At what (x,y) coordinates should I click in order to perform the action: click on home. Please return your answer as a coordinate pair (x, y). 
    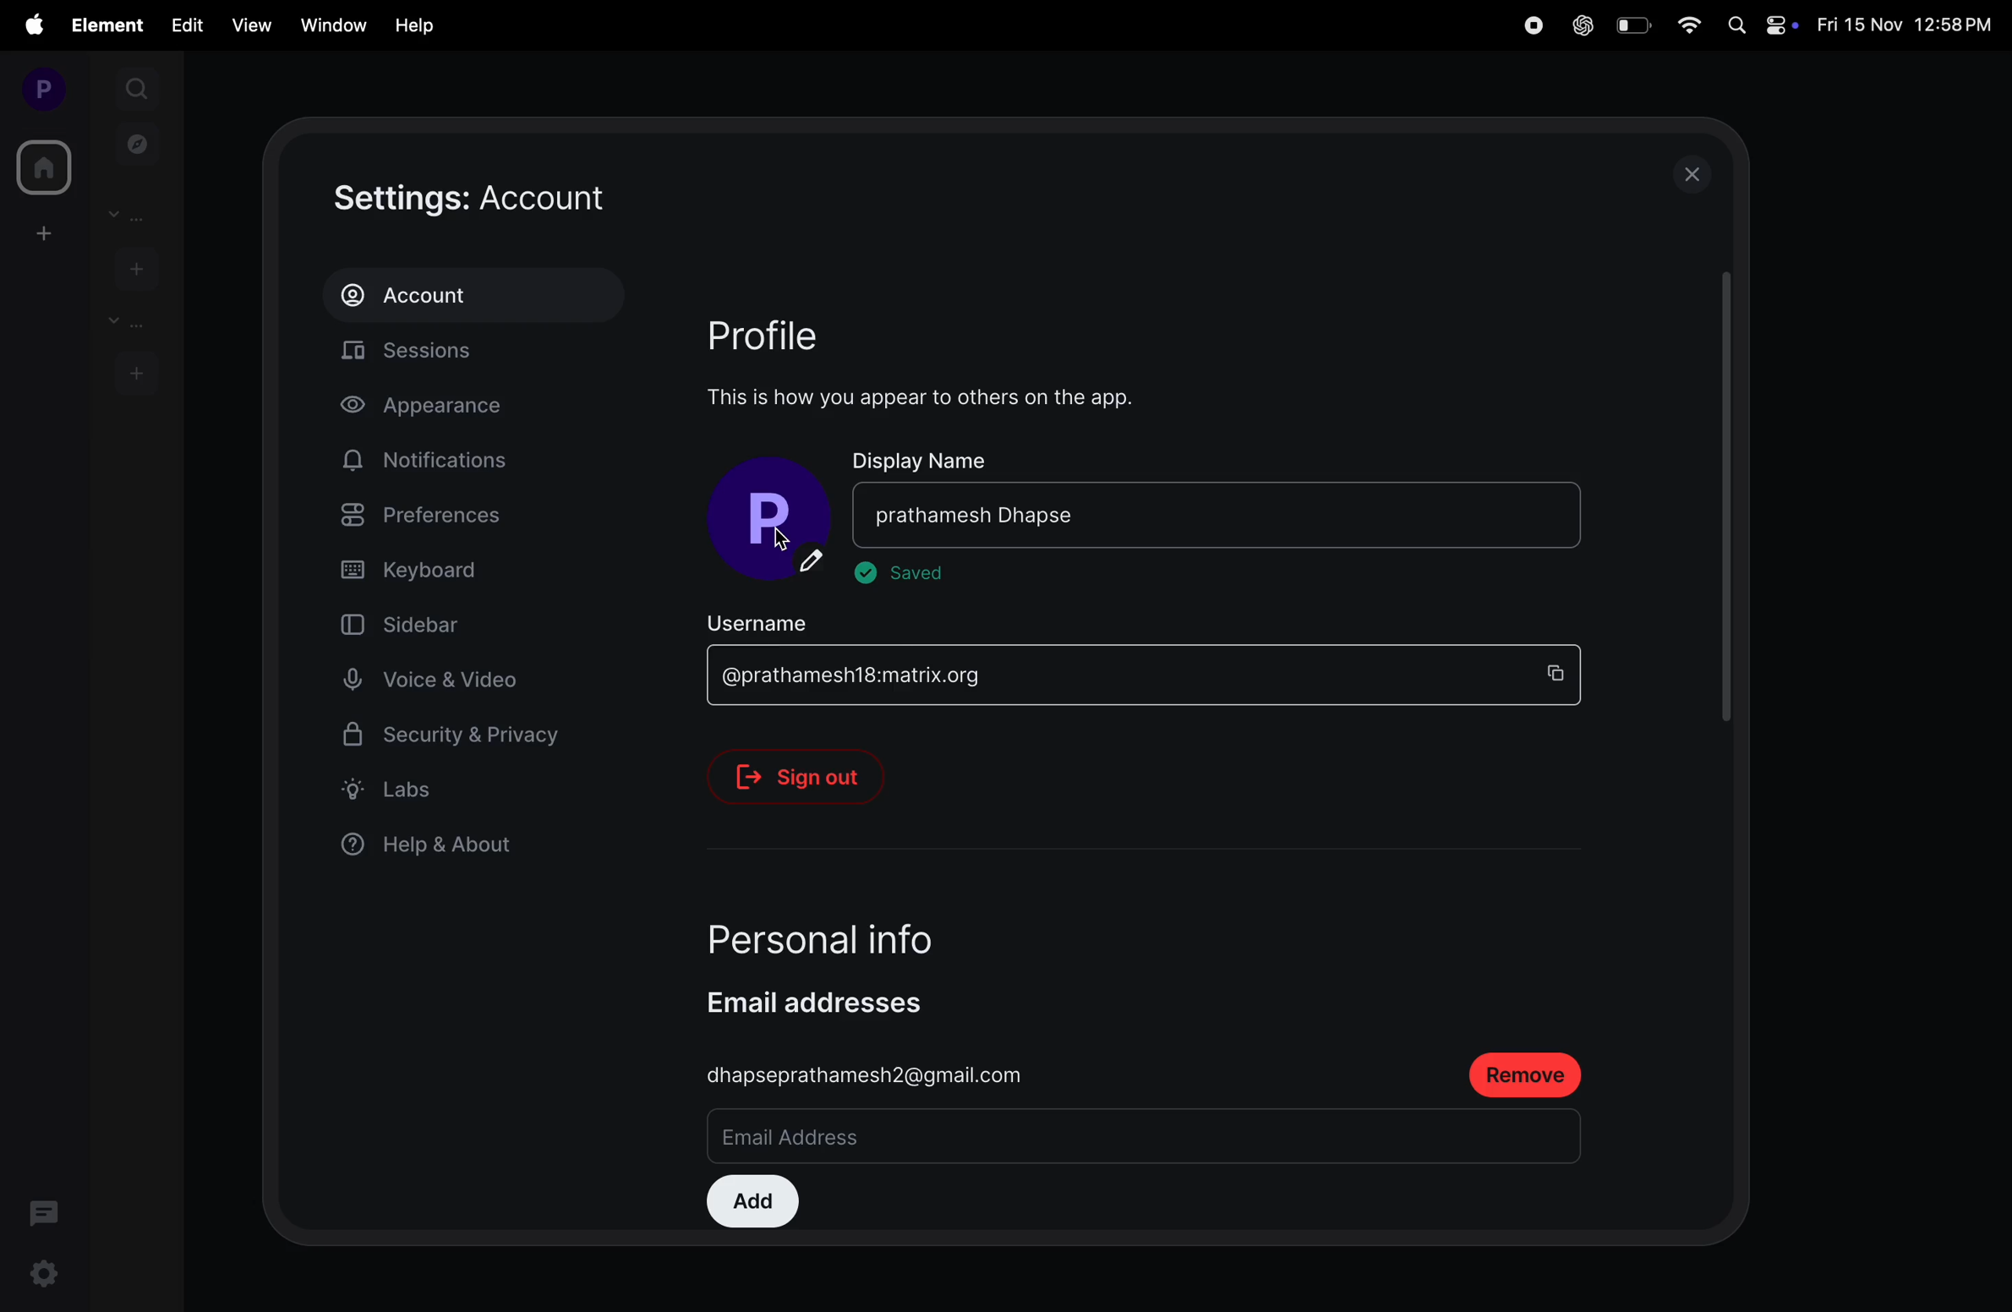
    Looking at the image, I should click on (41, 167).